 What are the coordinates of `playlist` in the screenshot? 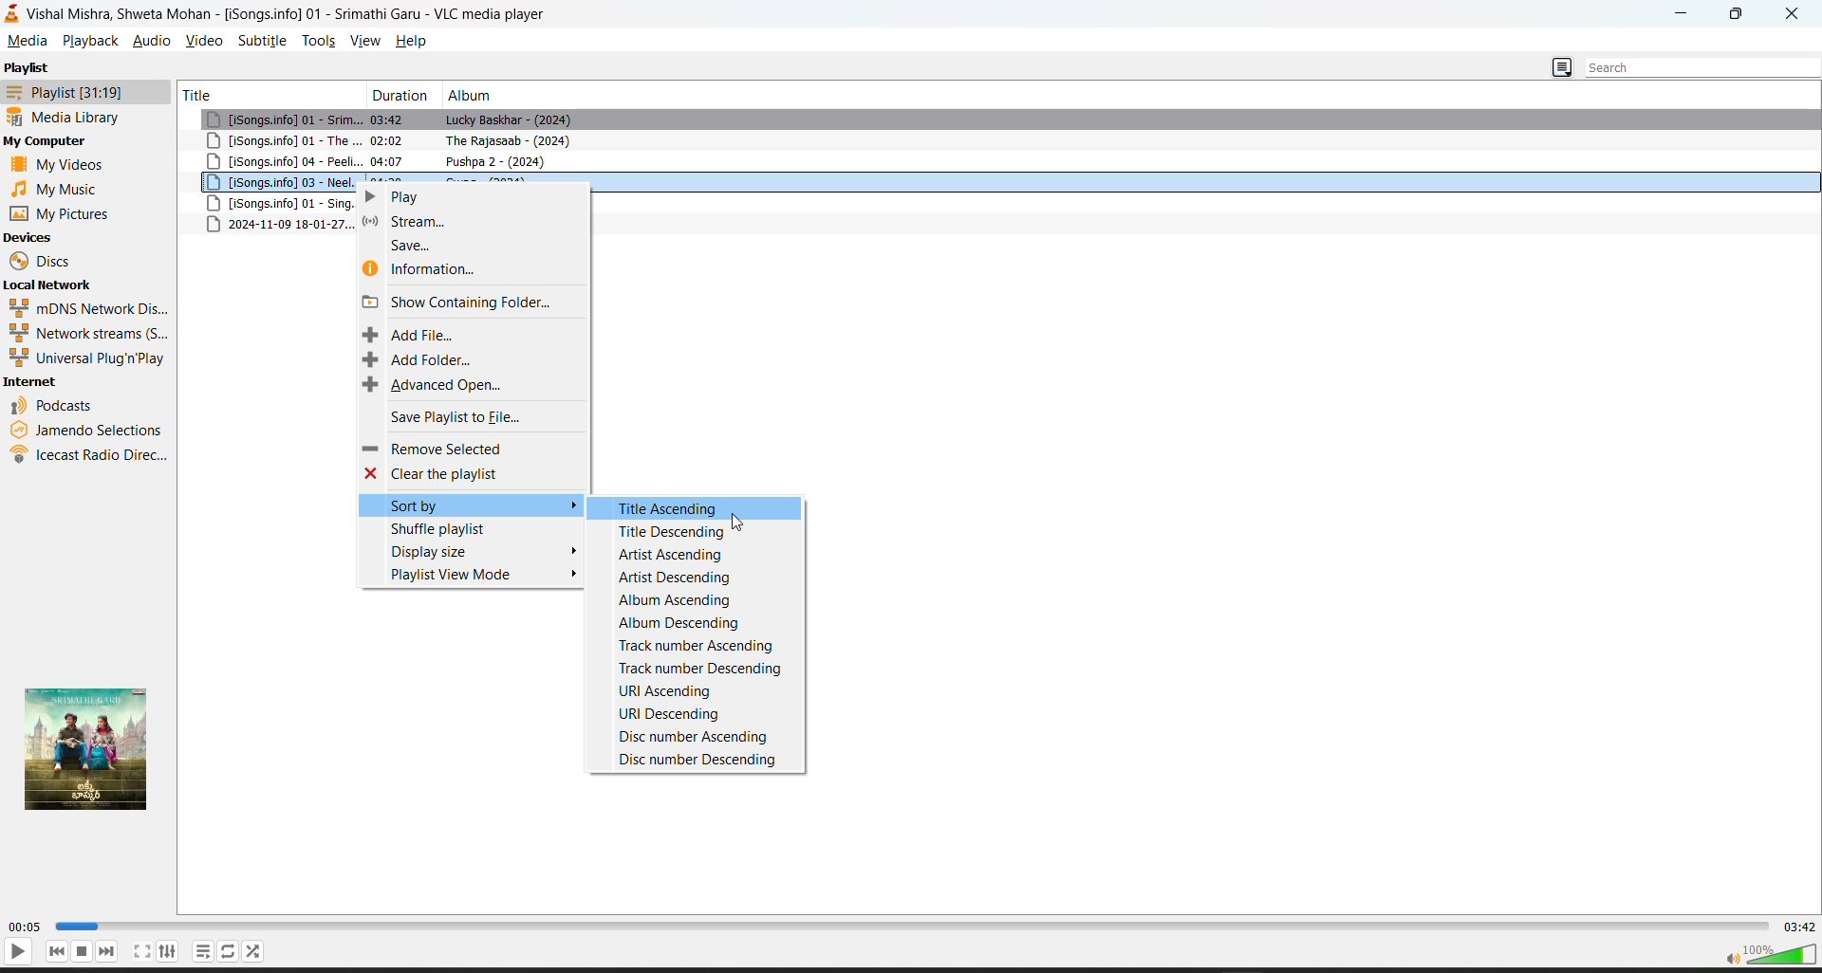 It's located at (29, 66).